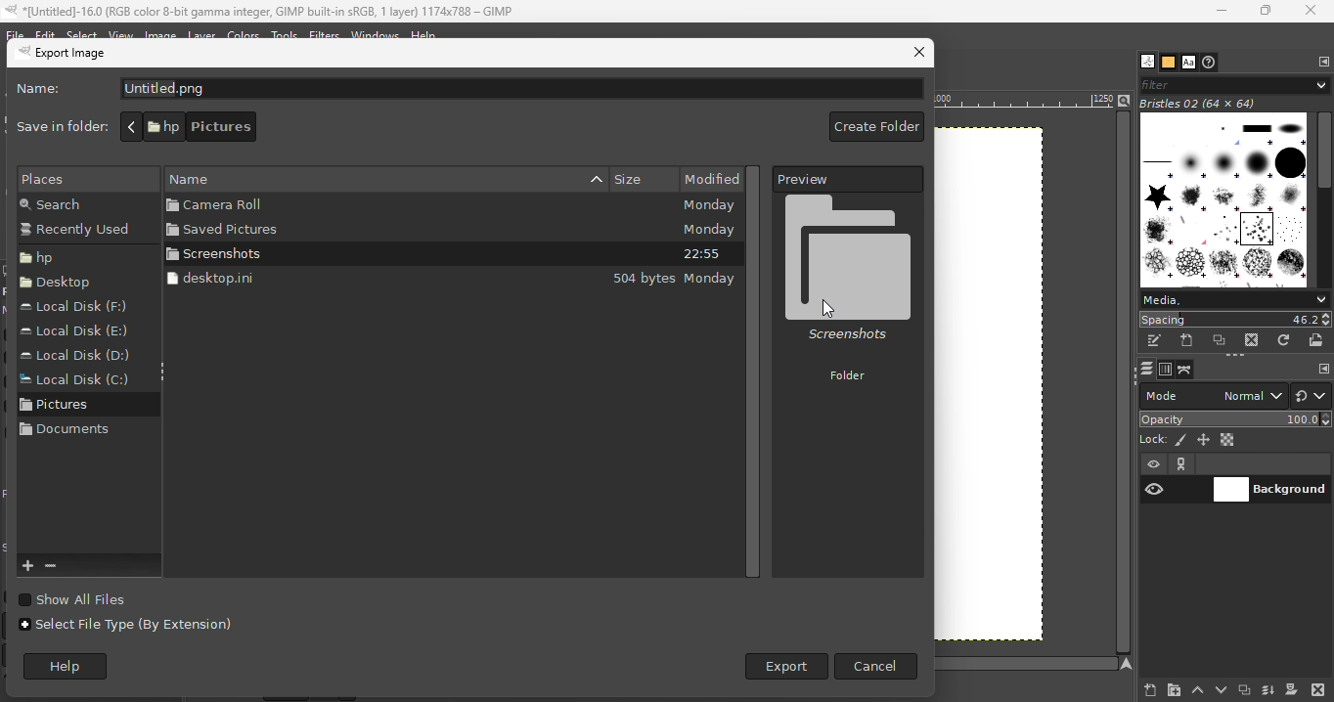 This screenshot has height=702, width=1334. I want to click on Pixels, so click(79, 178).